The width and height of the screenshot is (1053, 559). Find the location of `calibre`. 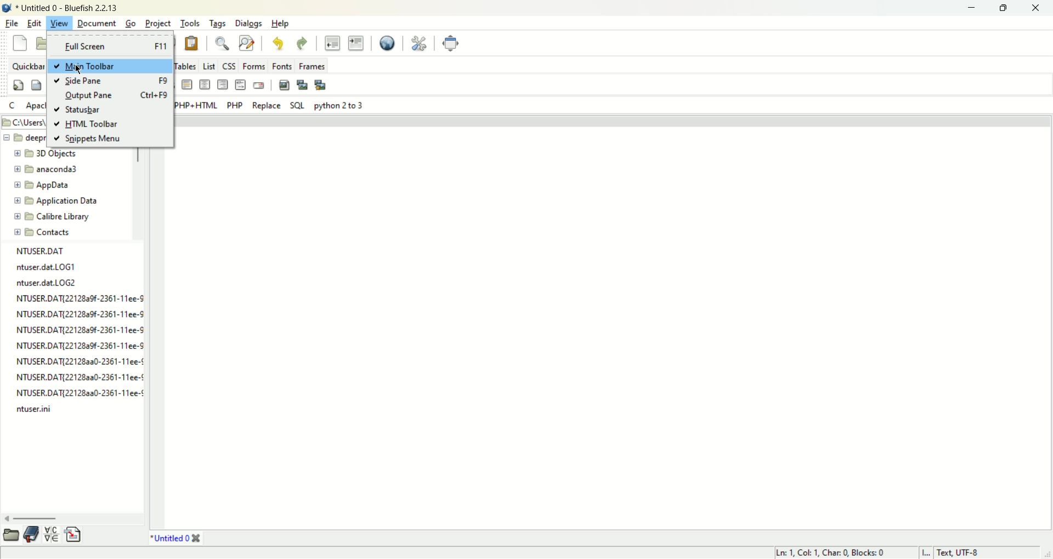

calibre is located at coordinates (53, 218).